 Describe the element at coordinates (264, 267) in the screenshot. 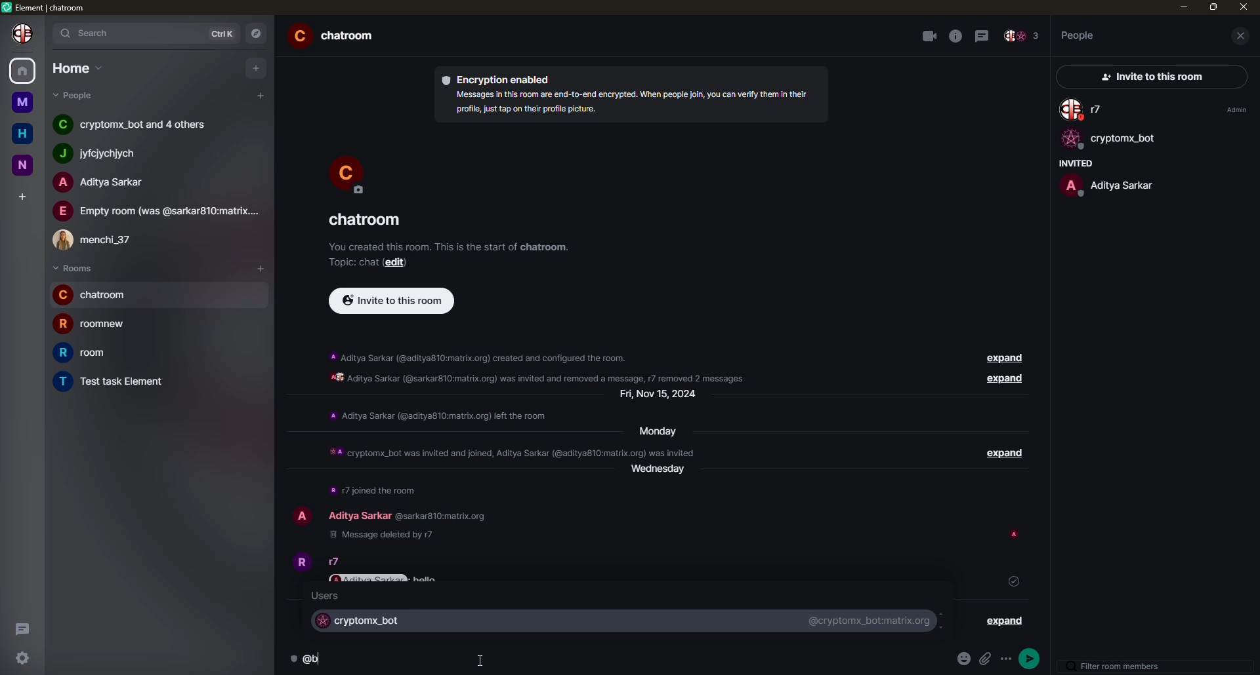

I see `add` at that location.